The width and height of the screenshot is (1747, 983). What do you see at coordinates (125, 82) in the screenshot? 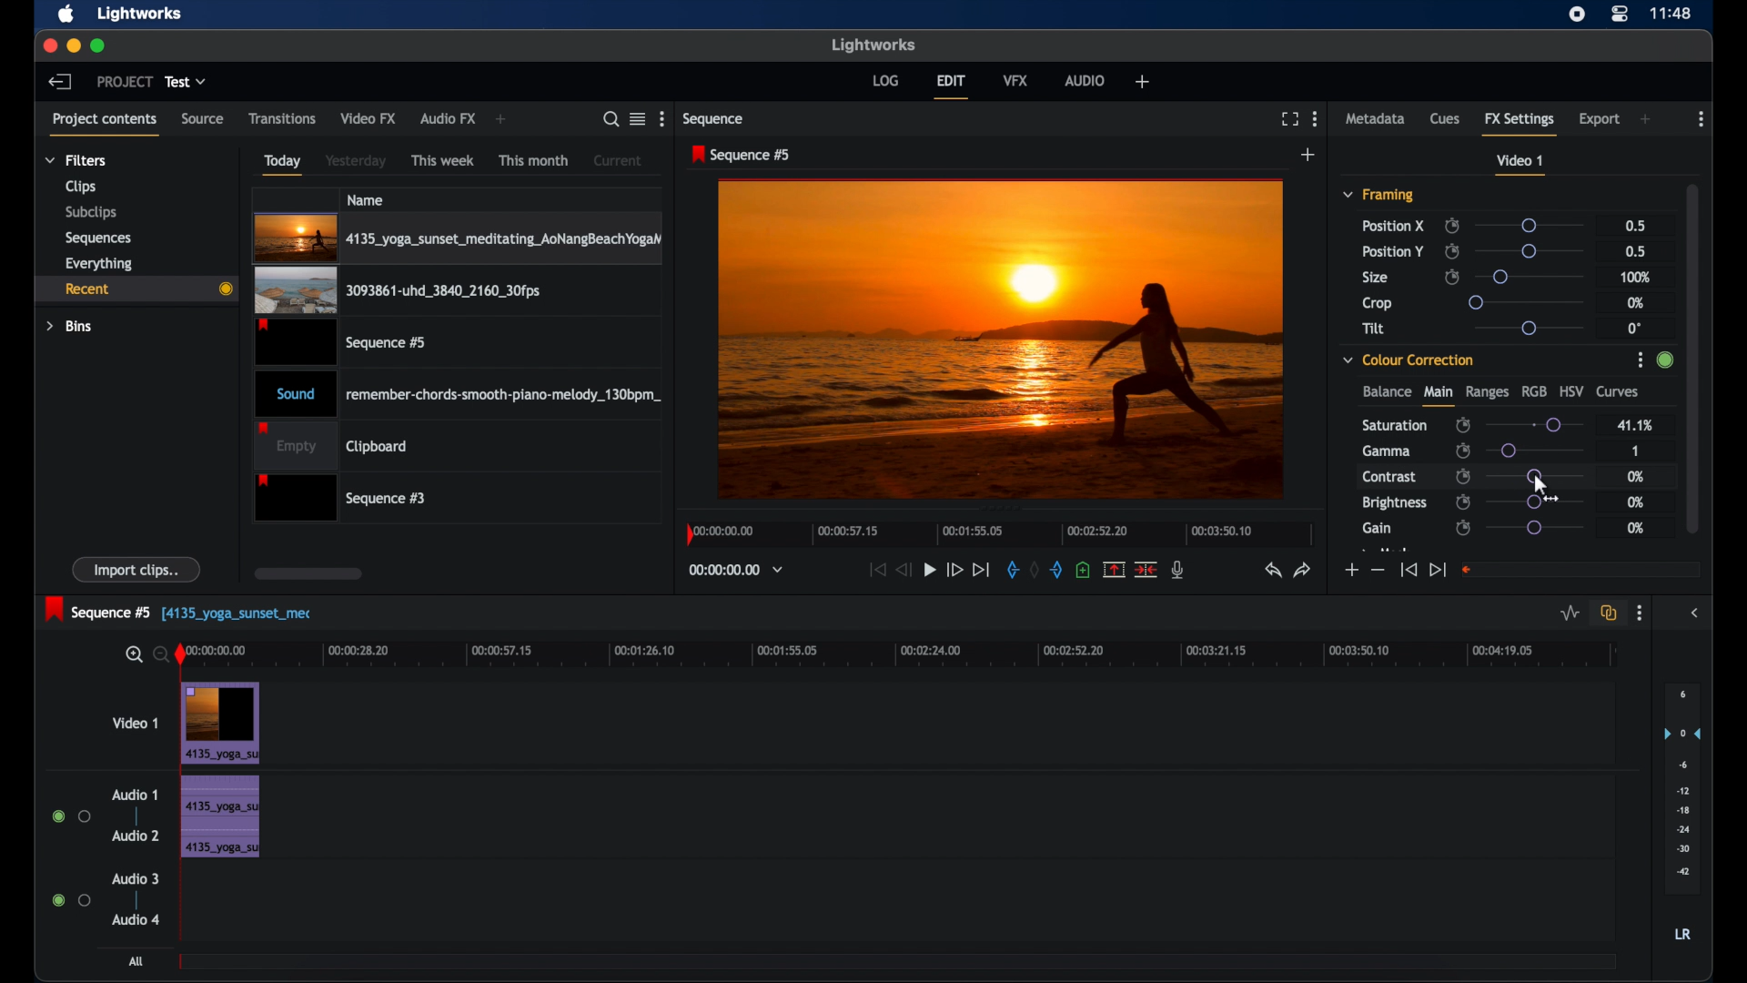
I see `project` at bounding box center [125, 82].